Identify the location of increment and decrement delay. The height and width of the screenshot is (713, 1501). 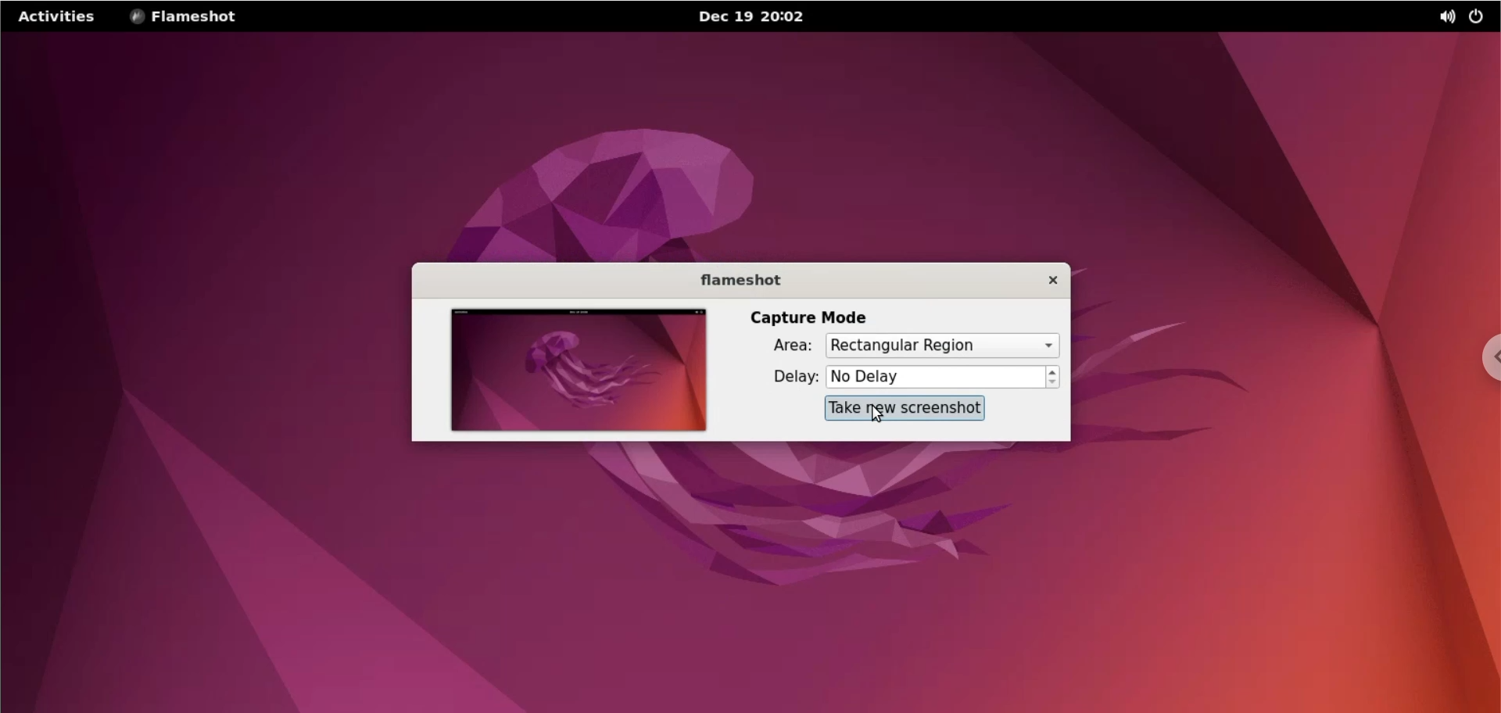
(1052, 378).